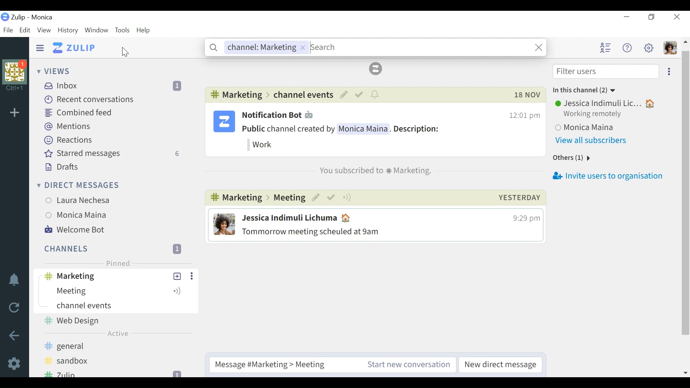 The width and height of the screenshot is (690, 388). What do you see at coordinates (528, 95) in the screenshot?
I see `Date` at bounding box center [528, 95].